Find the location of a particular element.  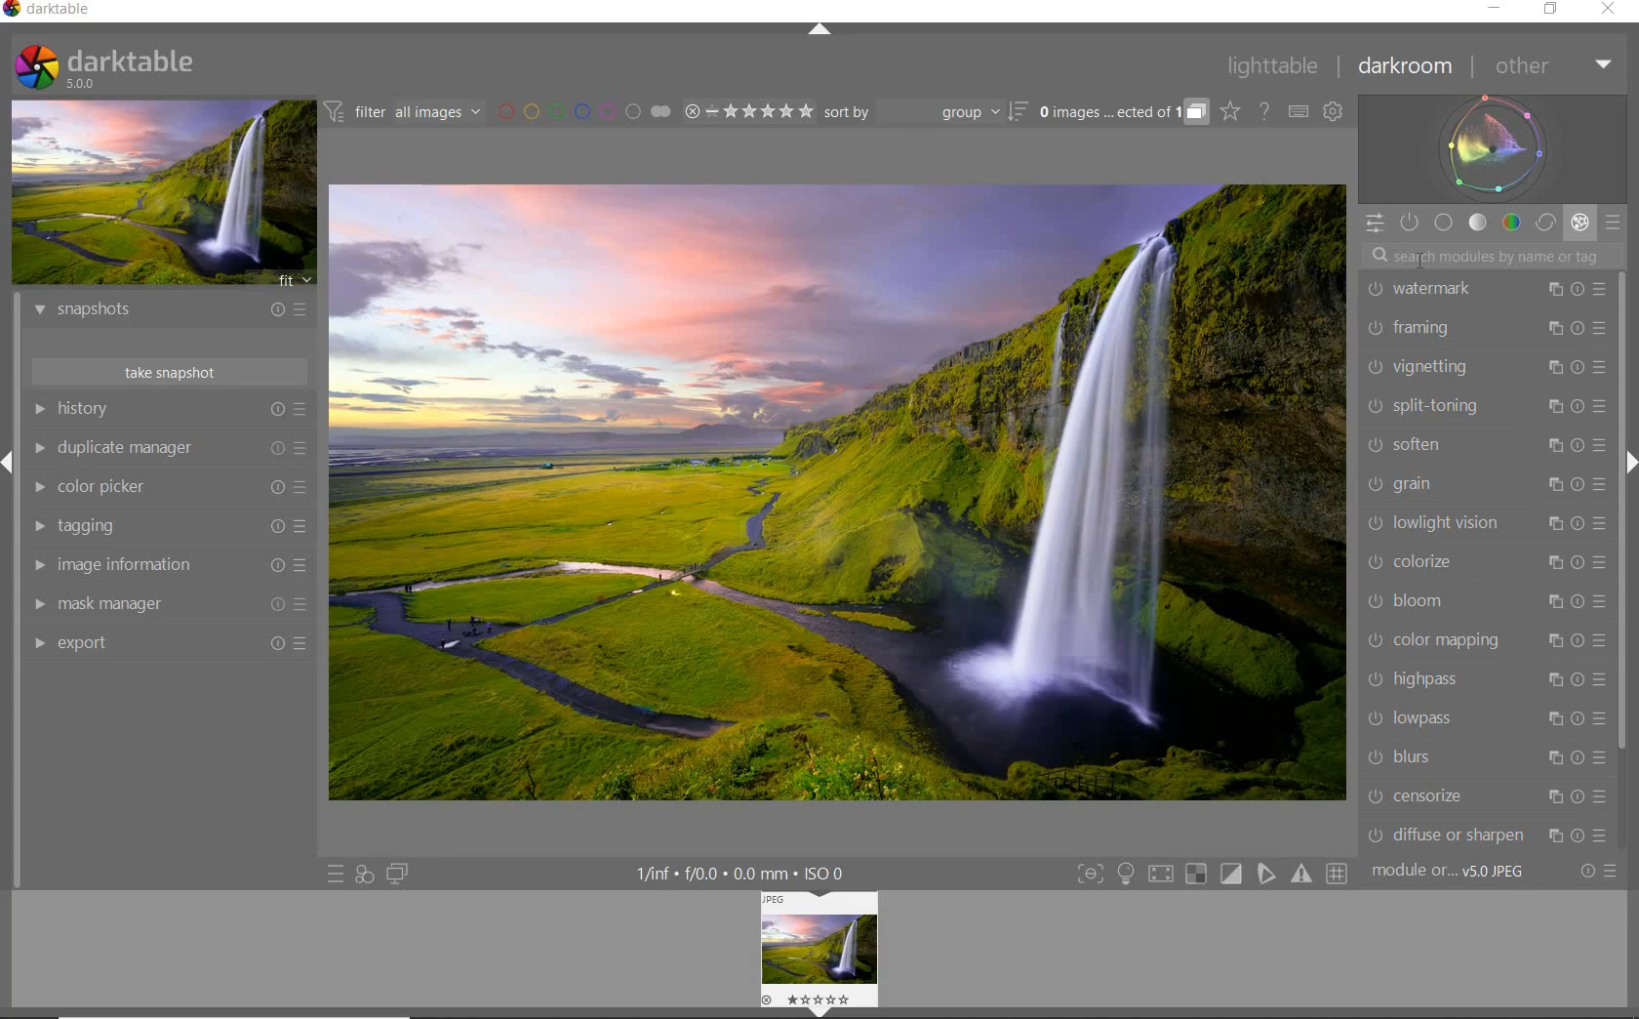

DISPLAYED GUI INFO is located at coordinates (745, 873).